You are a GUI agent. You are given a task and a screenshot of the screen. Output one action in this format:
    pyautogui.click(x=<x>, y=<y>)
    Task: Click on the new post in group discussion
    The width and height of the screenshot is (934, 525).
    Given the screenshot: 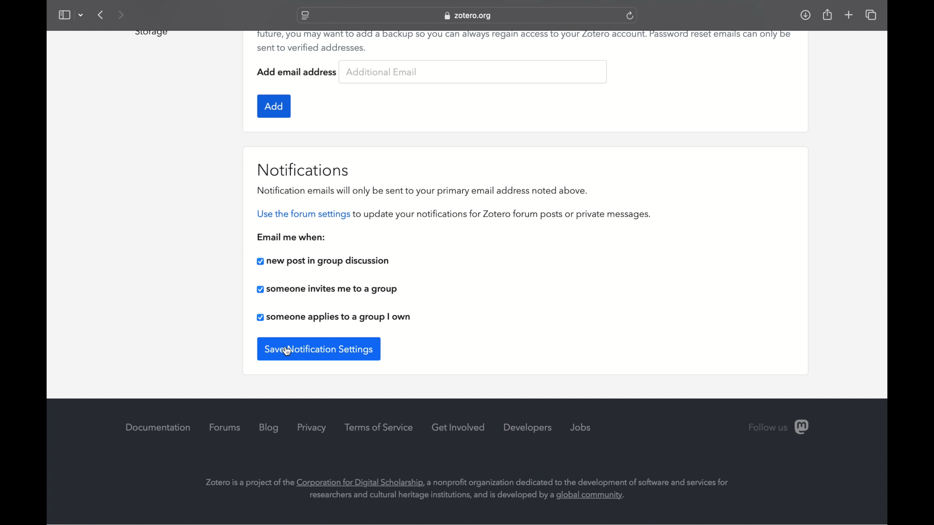 What is the action you would take?
    pyautogui.click(x=322, y=261)
    